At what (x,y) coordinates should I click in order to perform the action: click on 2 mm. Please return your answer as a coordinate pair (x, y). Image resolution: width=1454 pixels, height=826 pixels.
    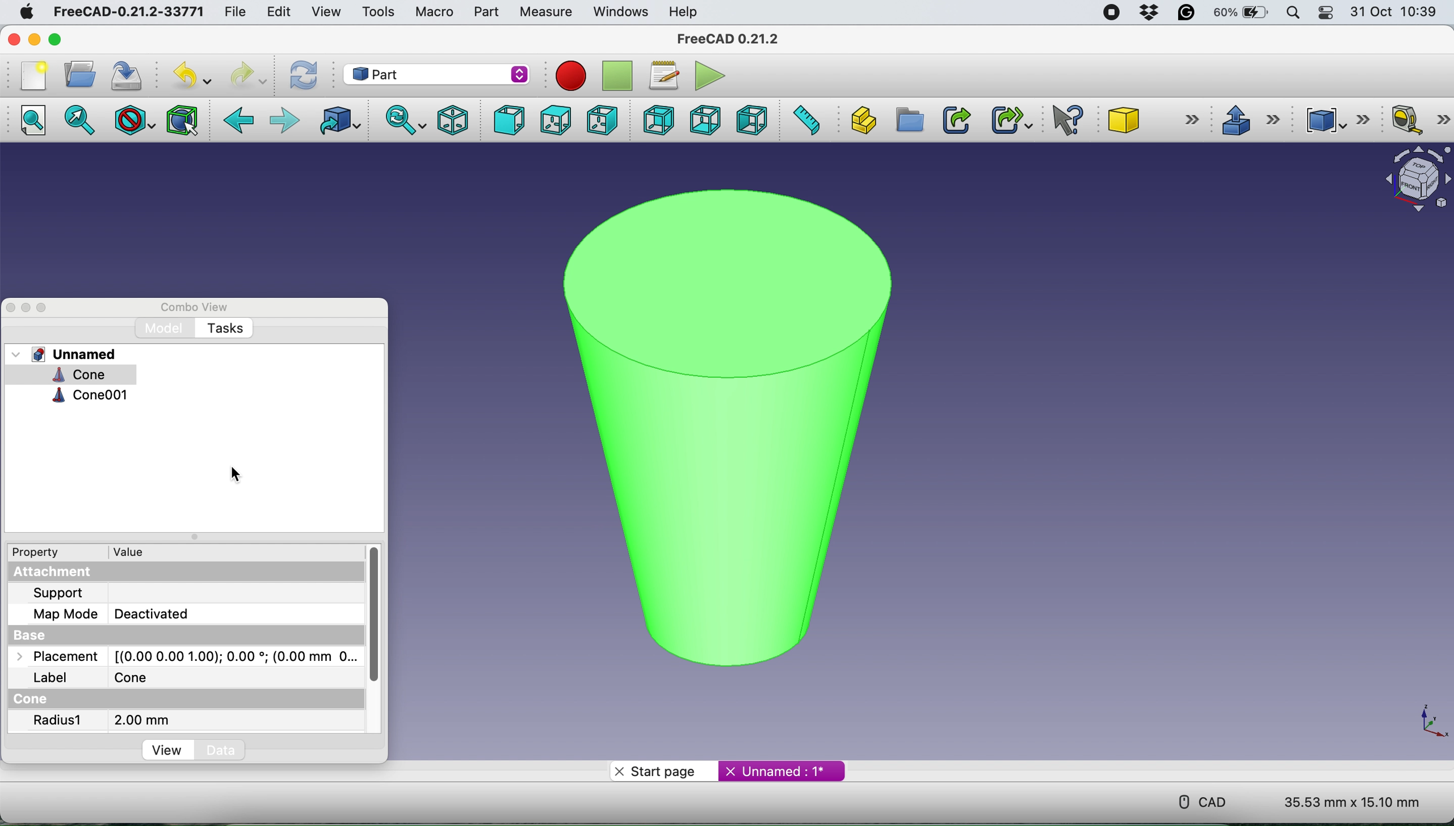
    Looking at the image, I should click on (142, 720).